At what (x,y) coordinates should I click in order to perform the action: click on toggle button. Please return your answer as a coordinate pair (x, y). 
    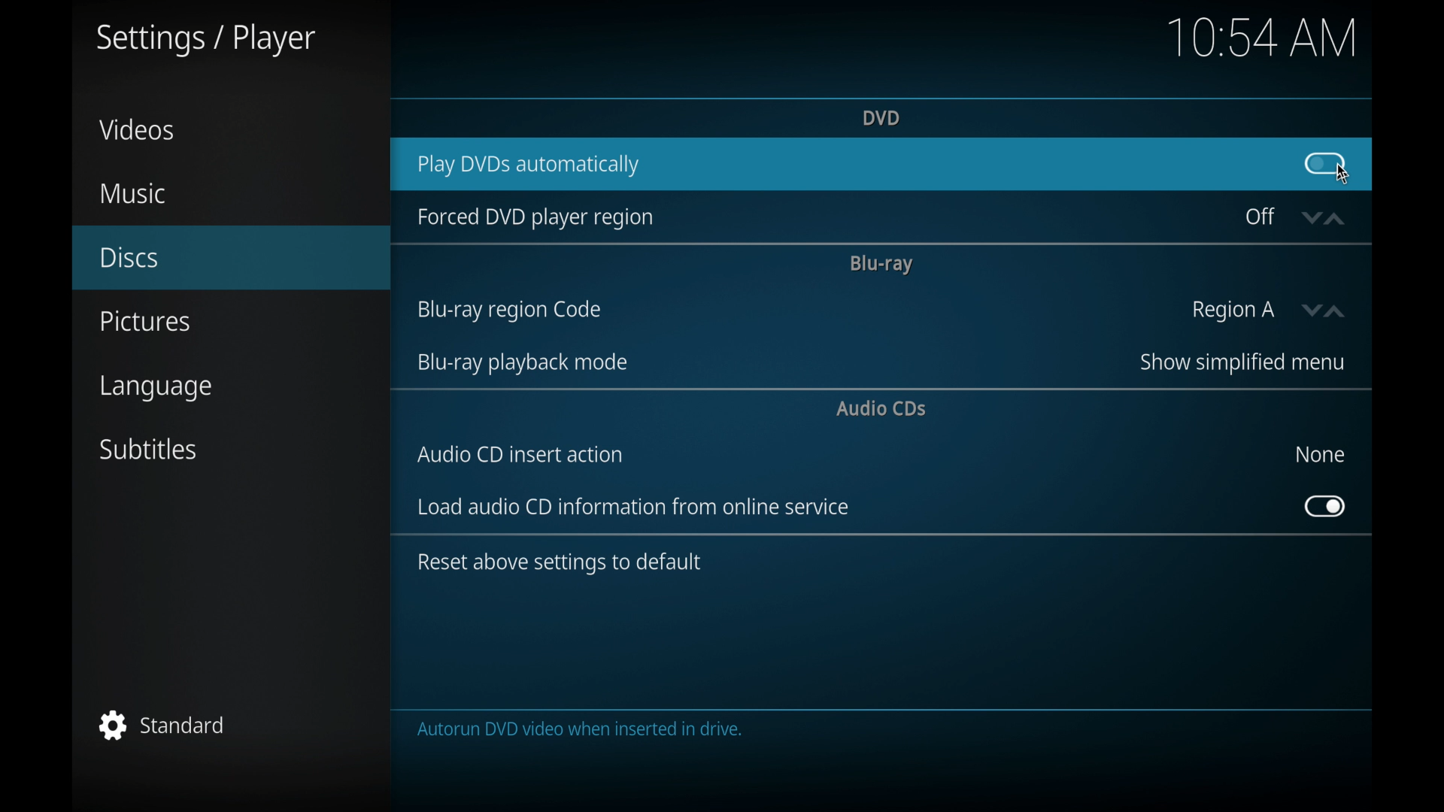
    Looking at the image, I should click on (1325, 507).